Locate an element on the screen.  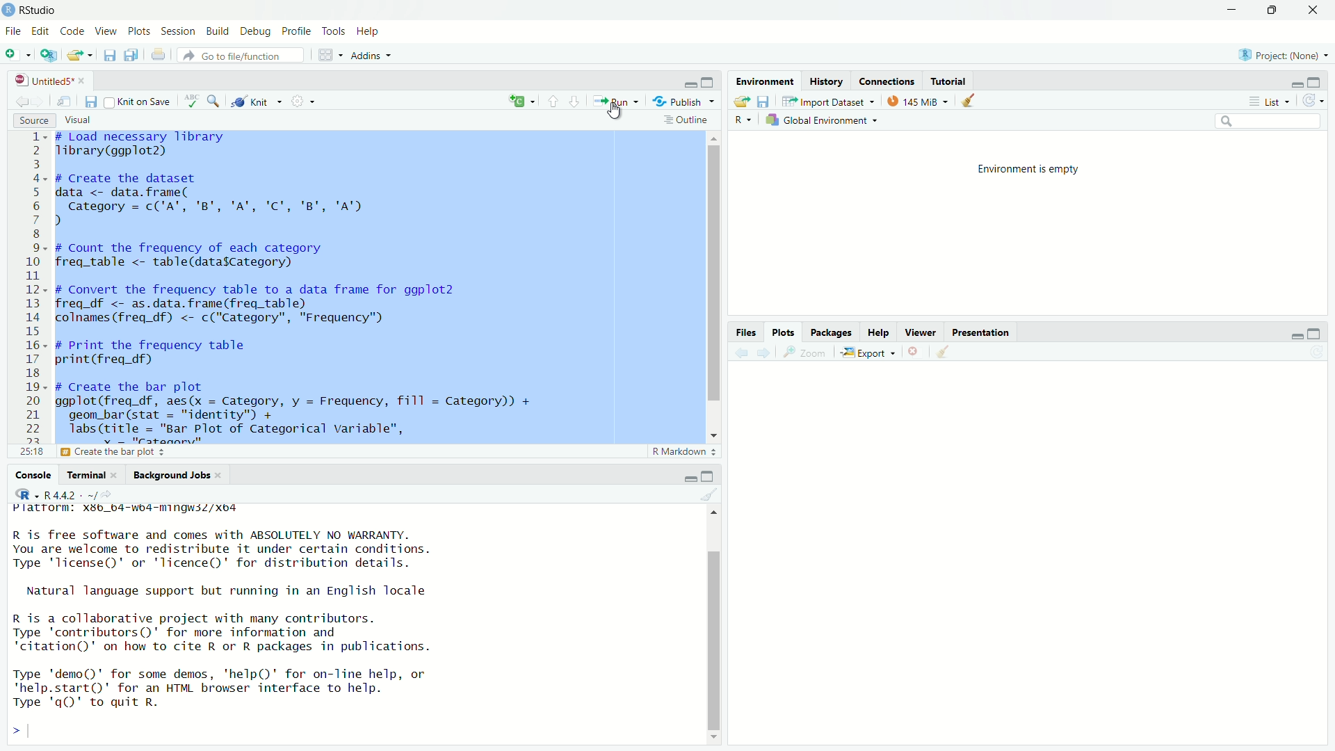
maximize is located at coordinates (1316, 83).